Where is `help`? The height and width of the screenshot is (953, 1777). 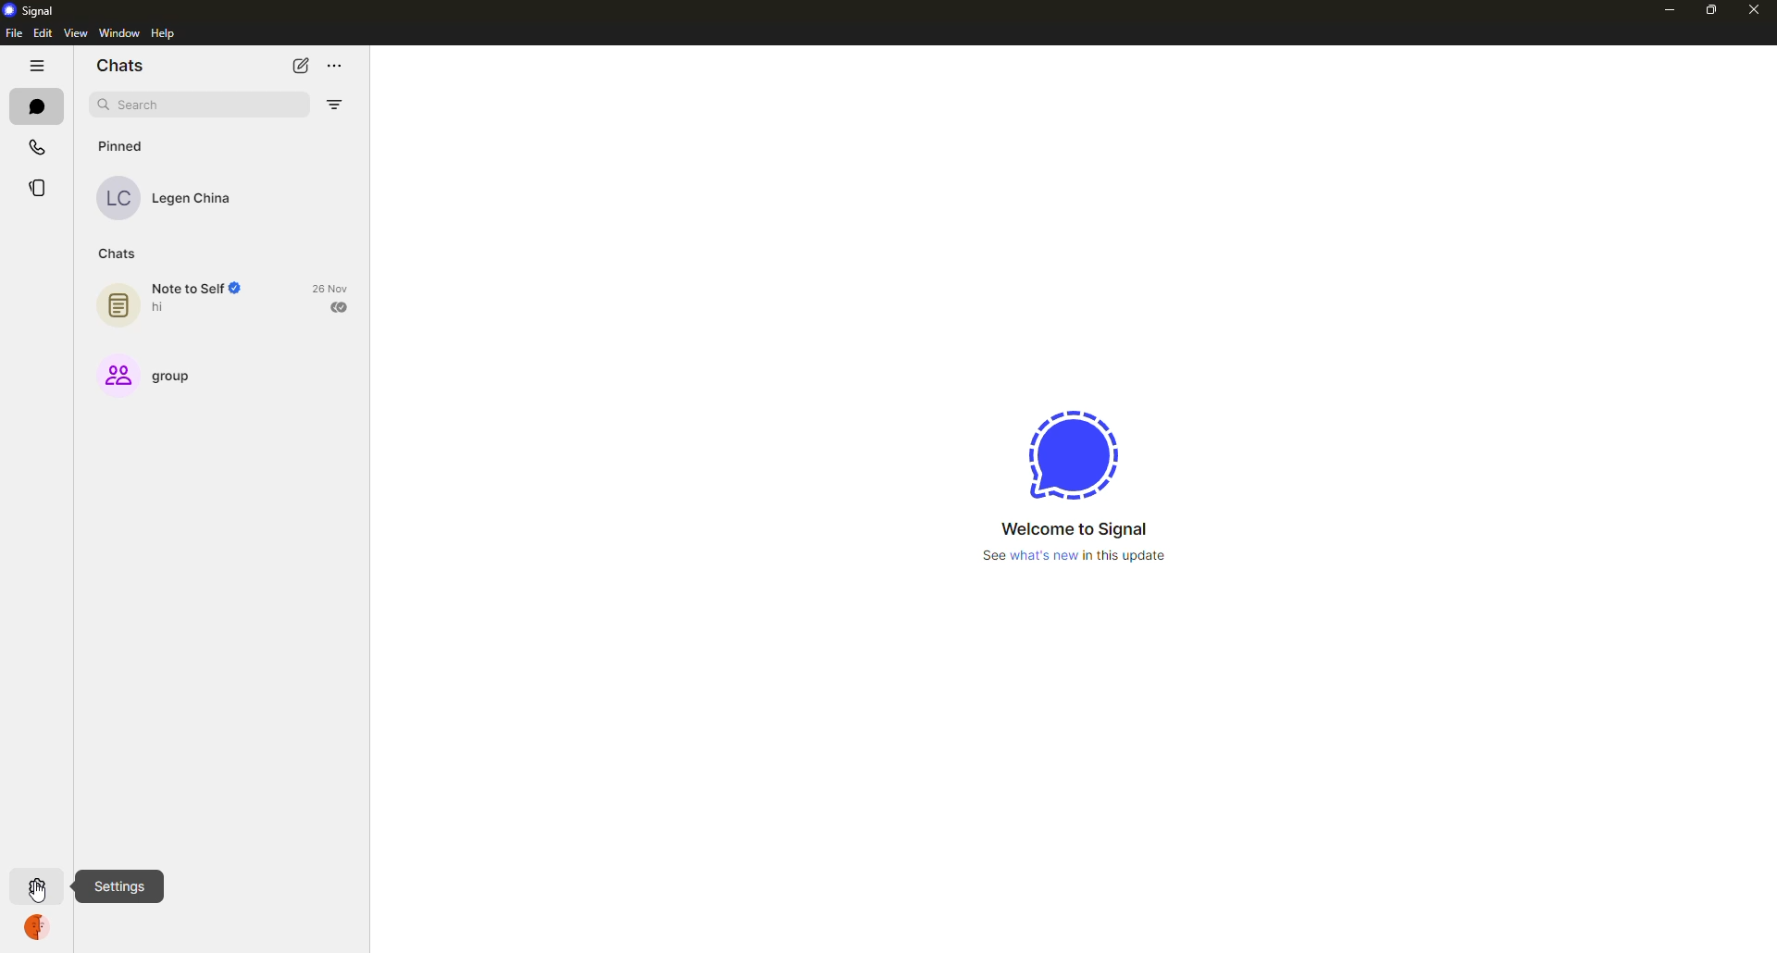 help is located at coordinates (163, 33).